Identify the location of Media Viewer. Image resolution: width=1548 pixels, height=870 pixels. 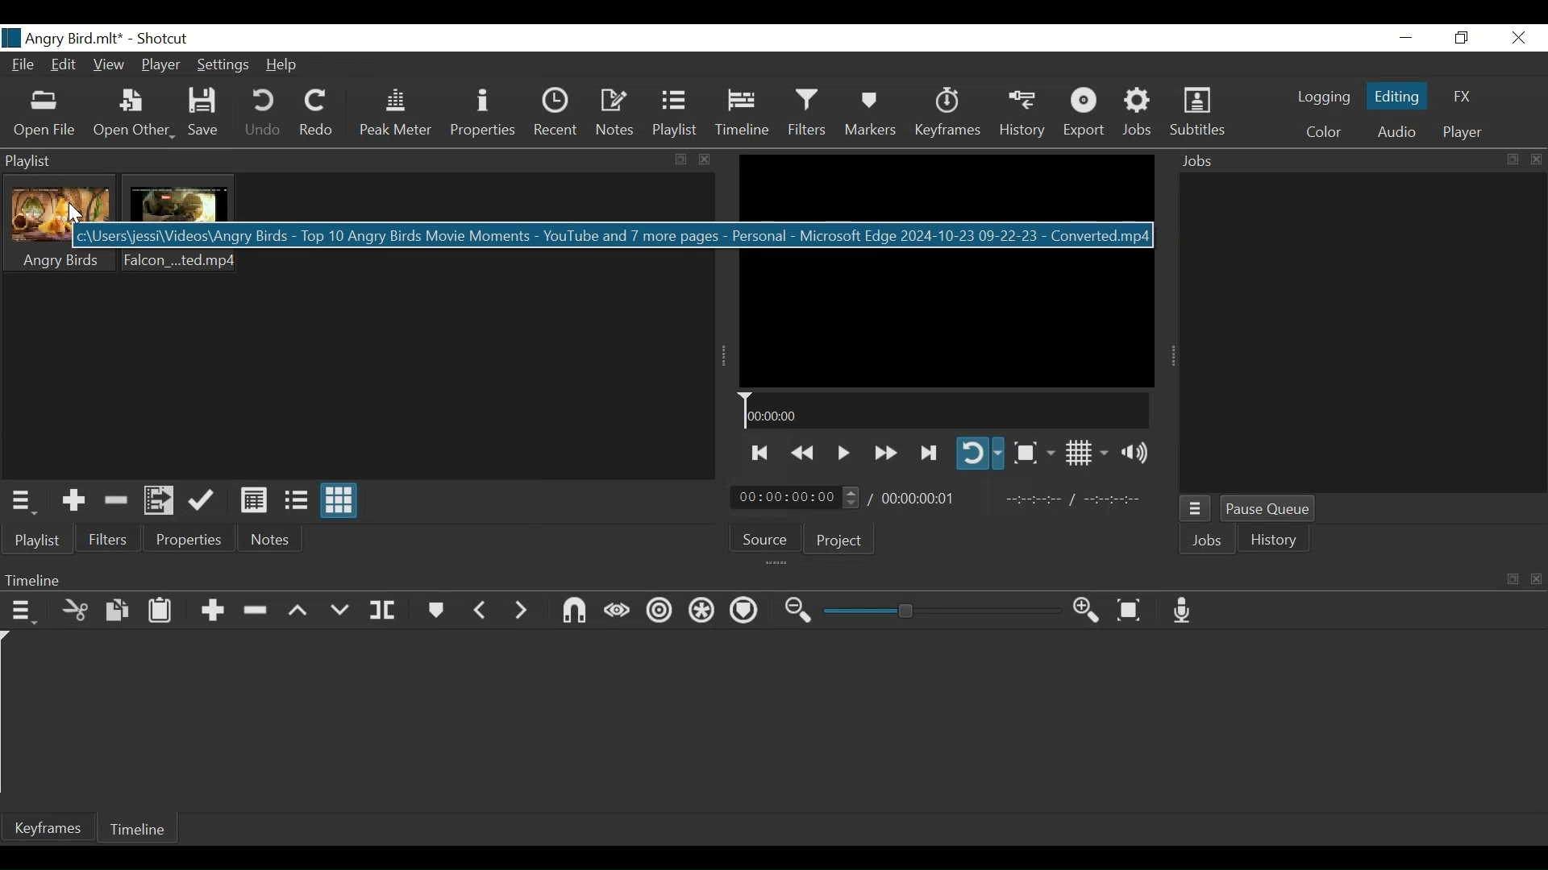
(946, 271).